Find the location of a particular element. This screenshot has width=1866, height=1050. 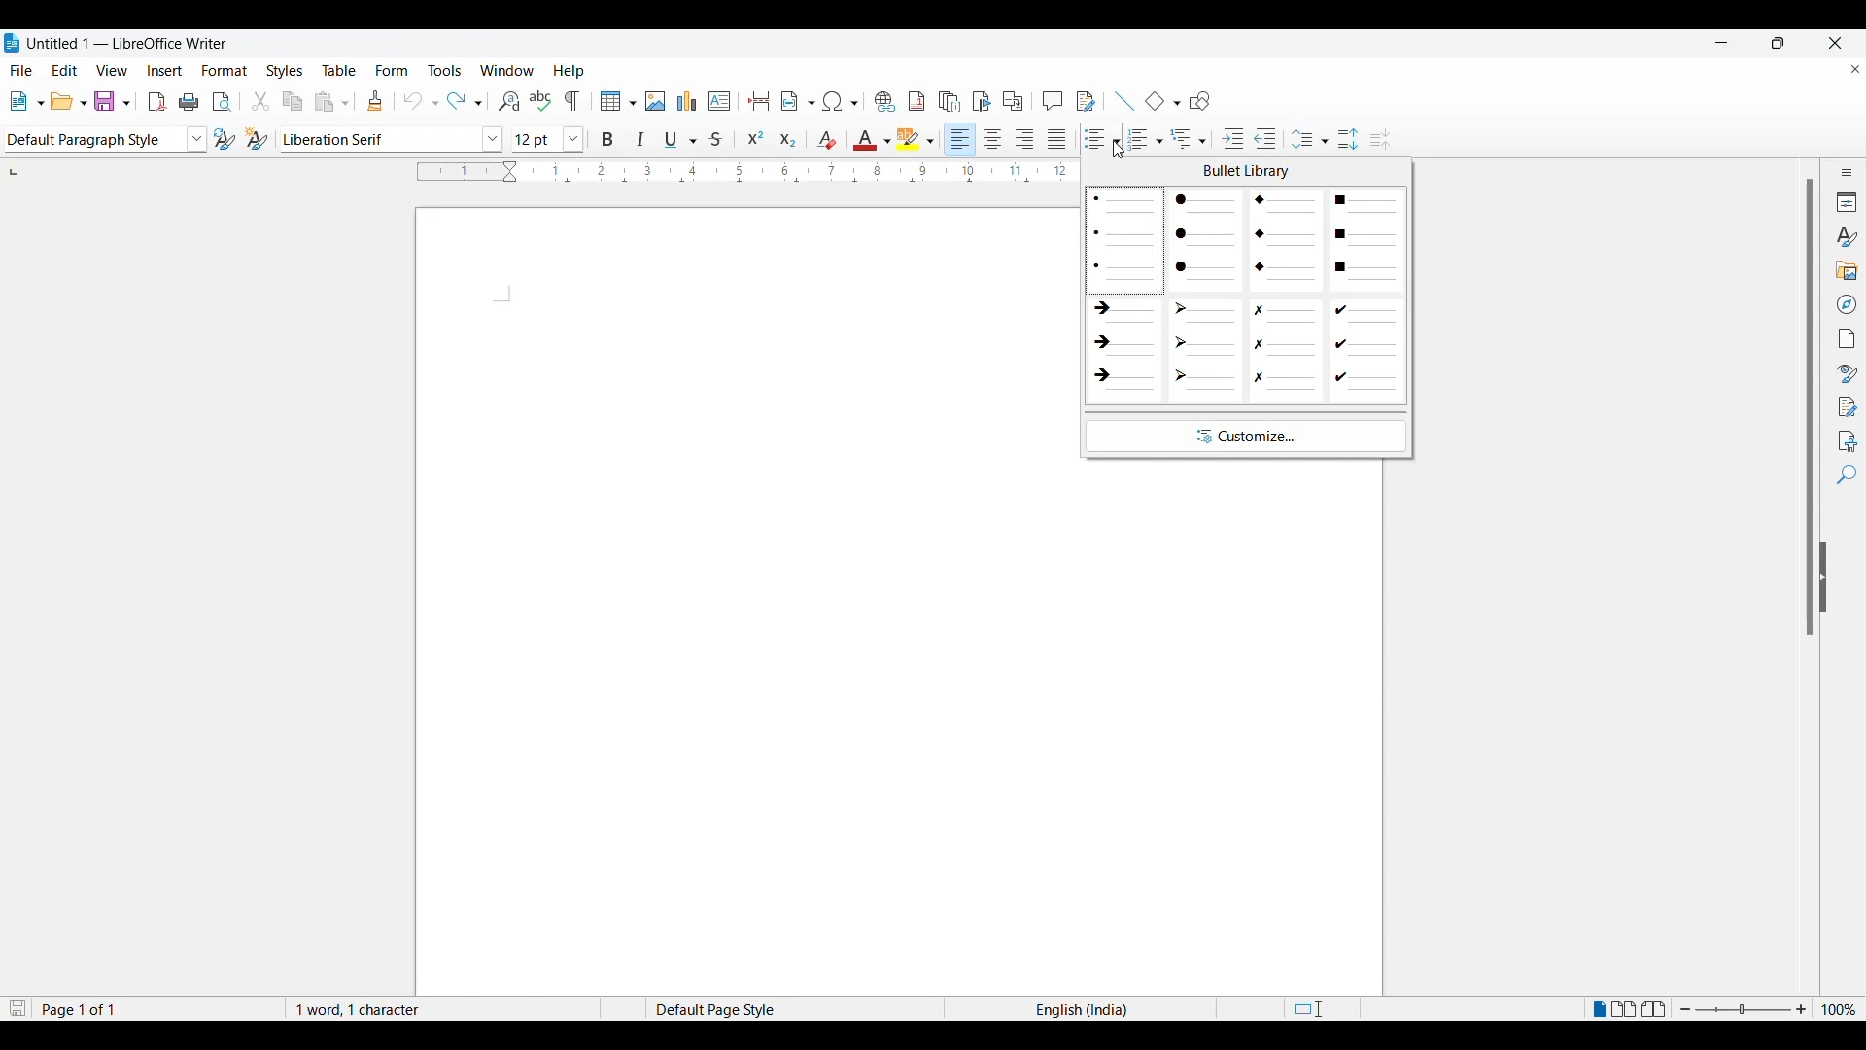

collapse is located at coordinates (1830, 578).